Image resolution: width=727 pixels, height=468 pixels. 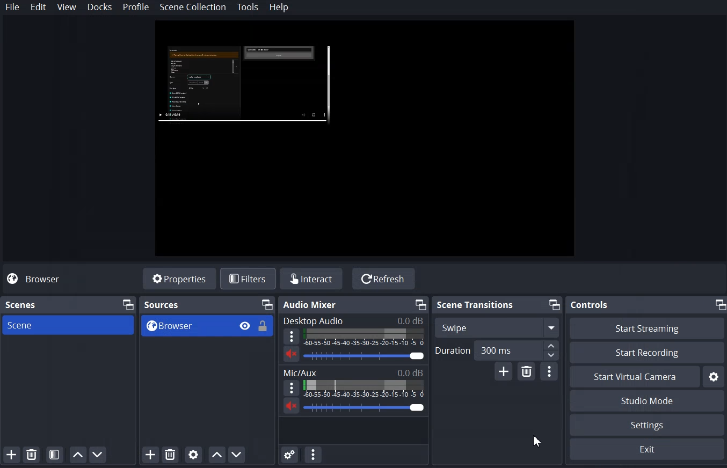 What do you see at coordinates (384, 279) in the screenshot?
I see `Refresh` at bounding box center [384, 279].